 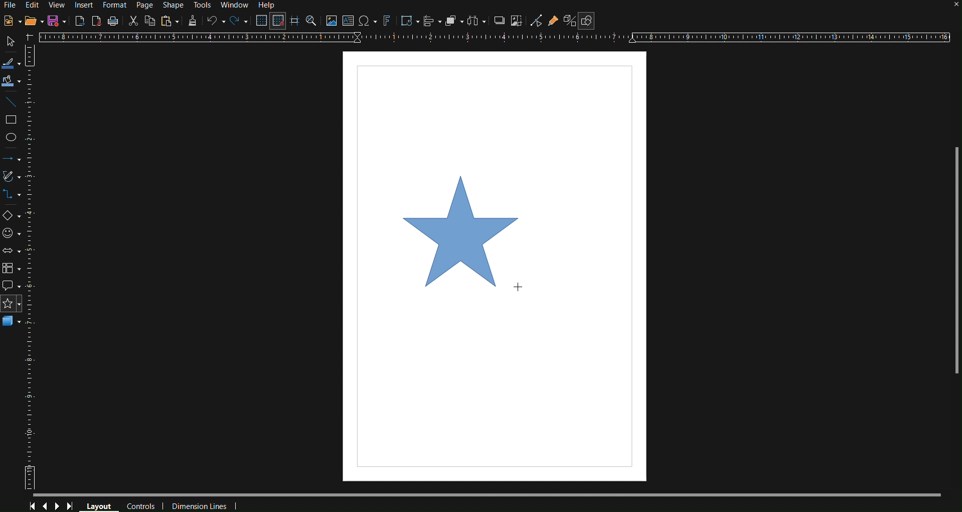 I want to click on Transformations, so click(x=408, y=22).